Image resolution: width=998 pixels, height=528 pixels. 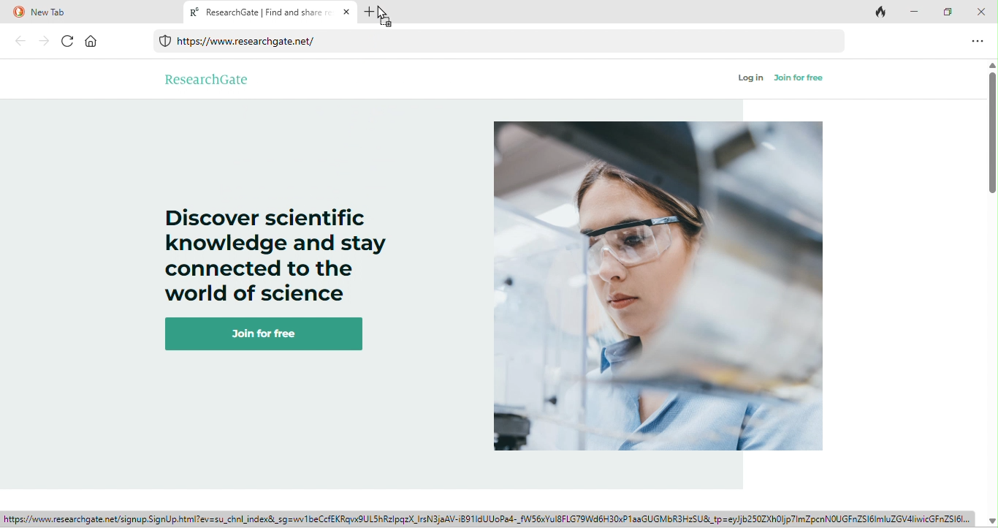 What do you see at coordinates (918, 12) in the screenshot?
I see `minimize` at bounding box center [918, 12].